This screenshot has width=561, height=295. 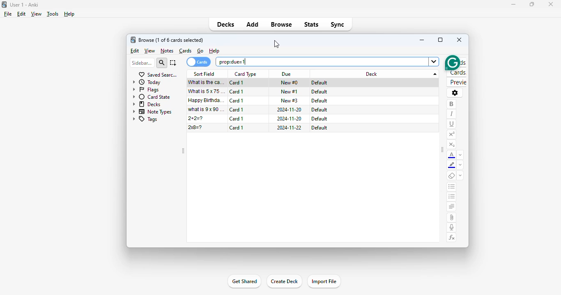 What do you see at coordinates (452, 165) in the screenshot?
I see `text highlighting color` at bounding box center [452, 165].